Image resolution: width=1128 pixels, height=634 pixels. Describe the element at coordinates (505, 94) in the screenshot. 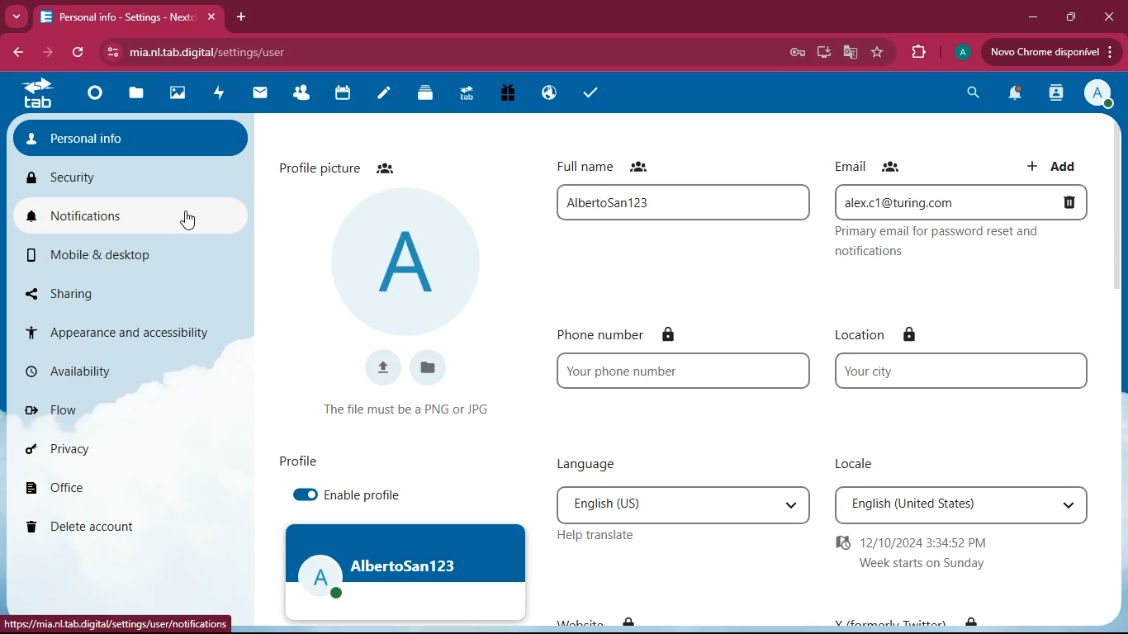

I see `gift` at that location.